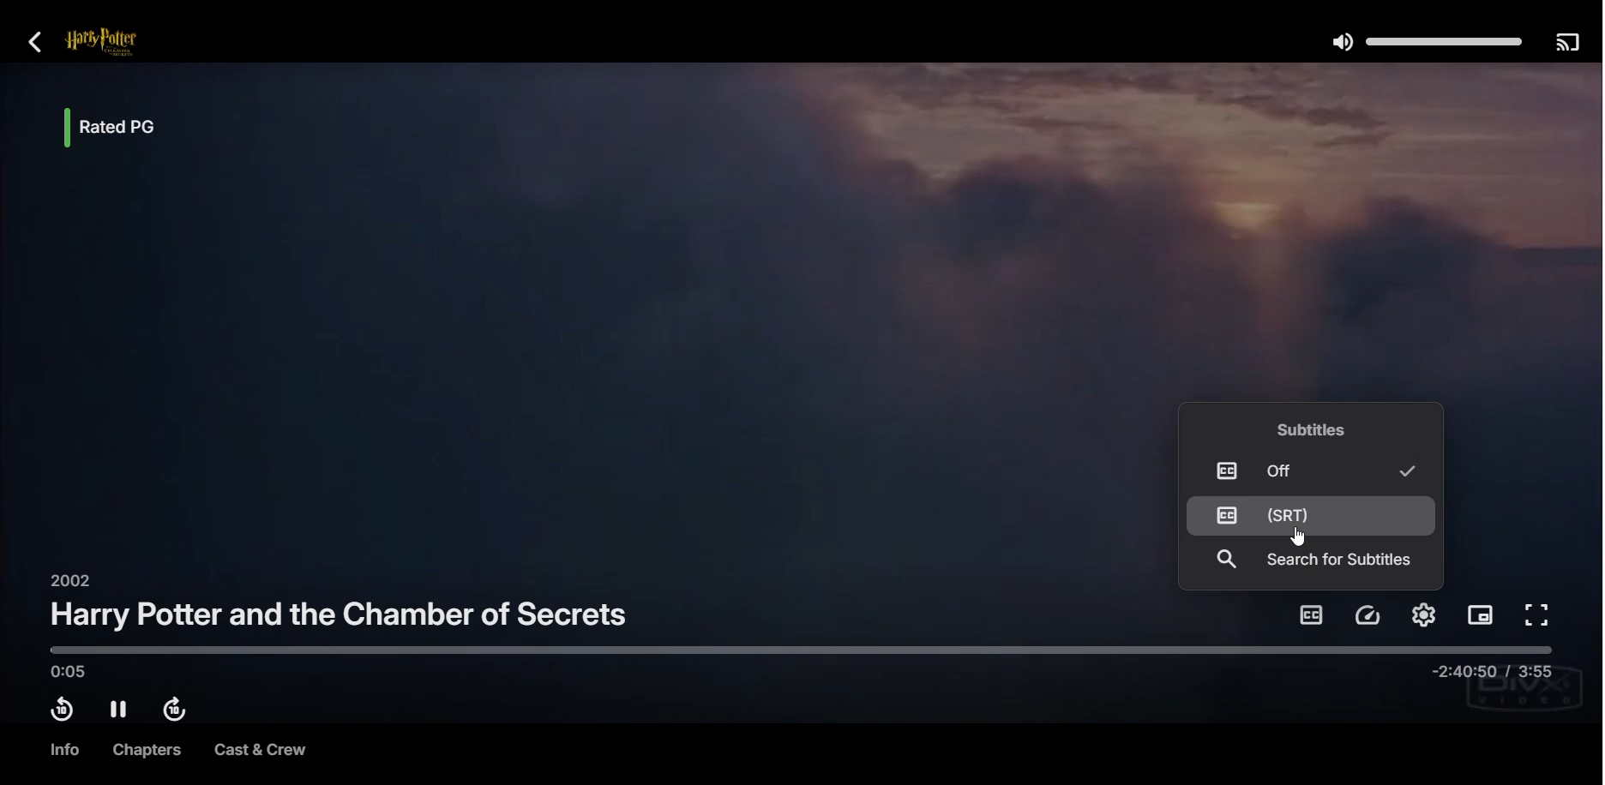  I want to click on Back, so click(36, 41).